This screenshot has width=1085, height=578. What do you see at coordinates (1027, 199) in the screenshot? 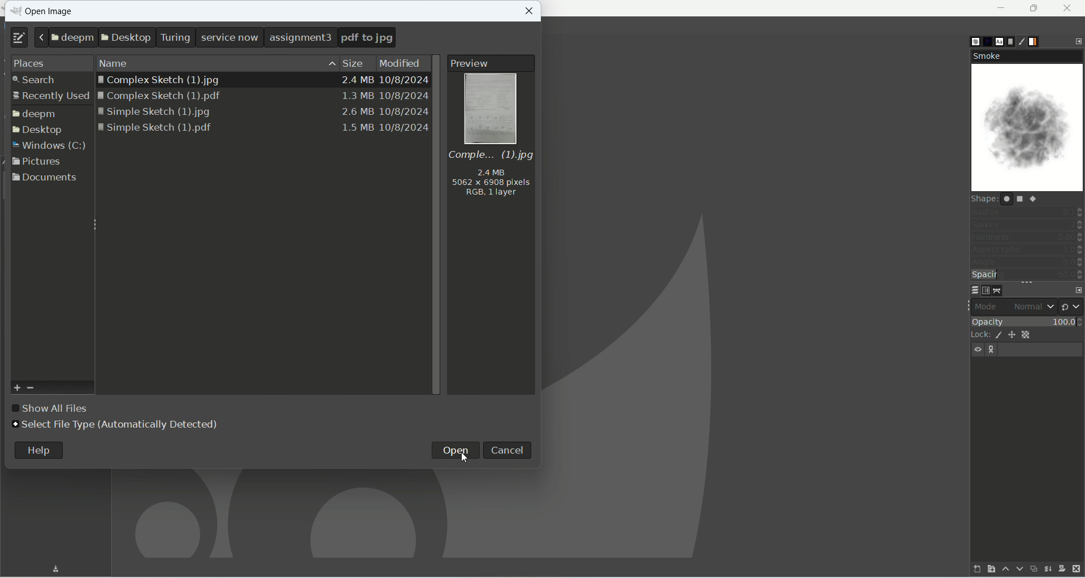
I see `shape` at bounding box center [1027, 199].